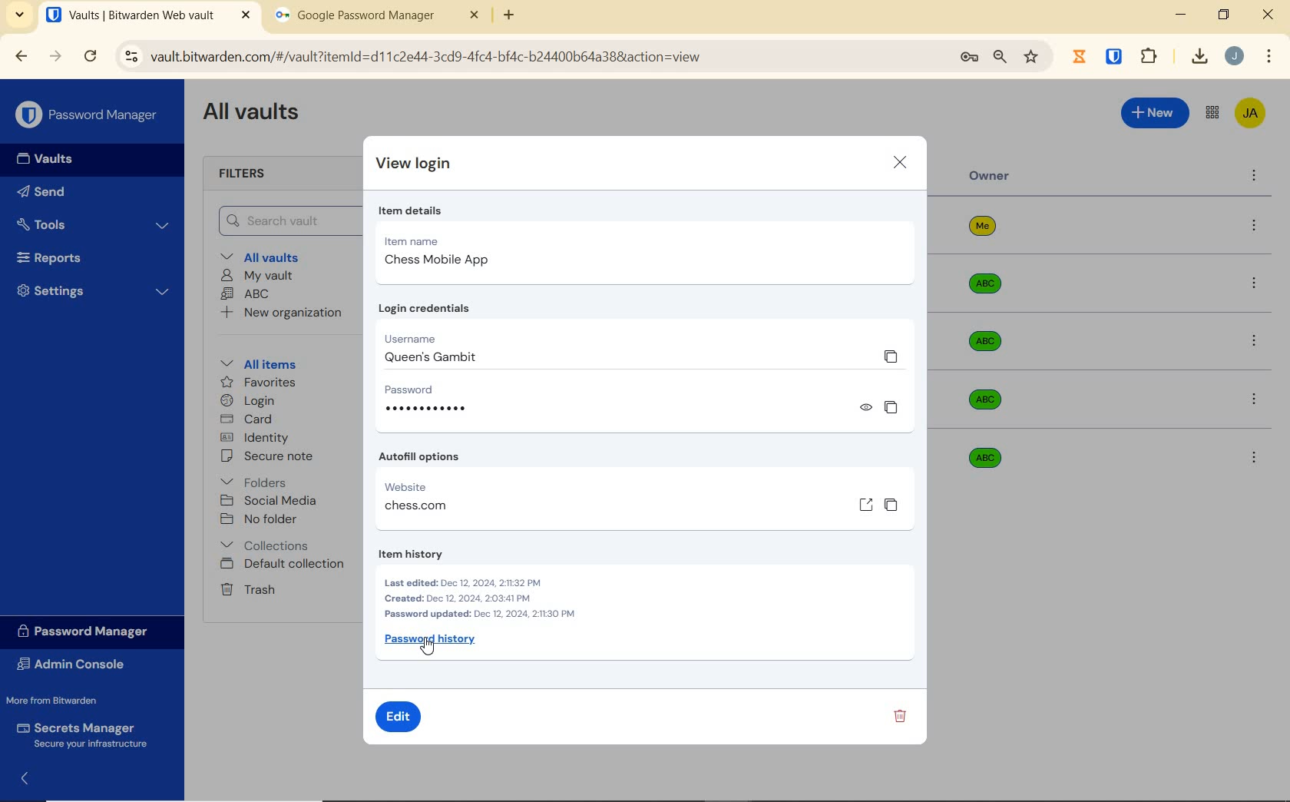 This screenshot has height=802, width=1290. I want to click on manage passwords, so click(967, 59).